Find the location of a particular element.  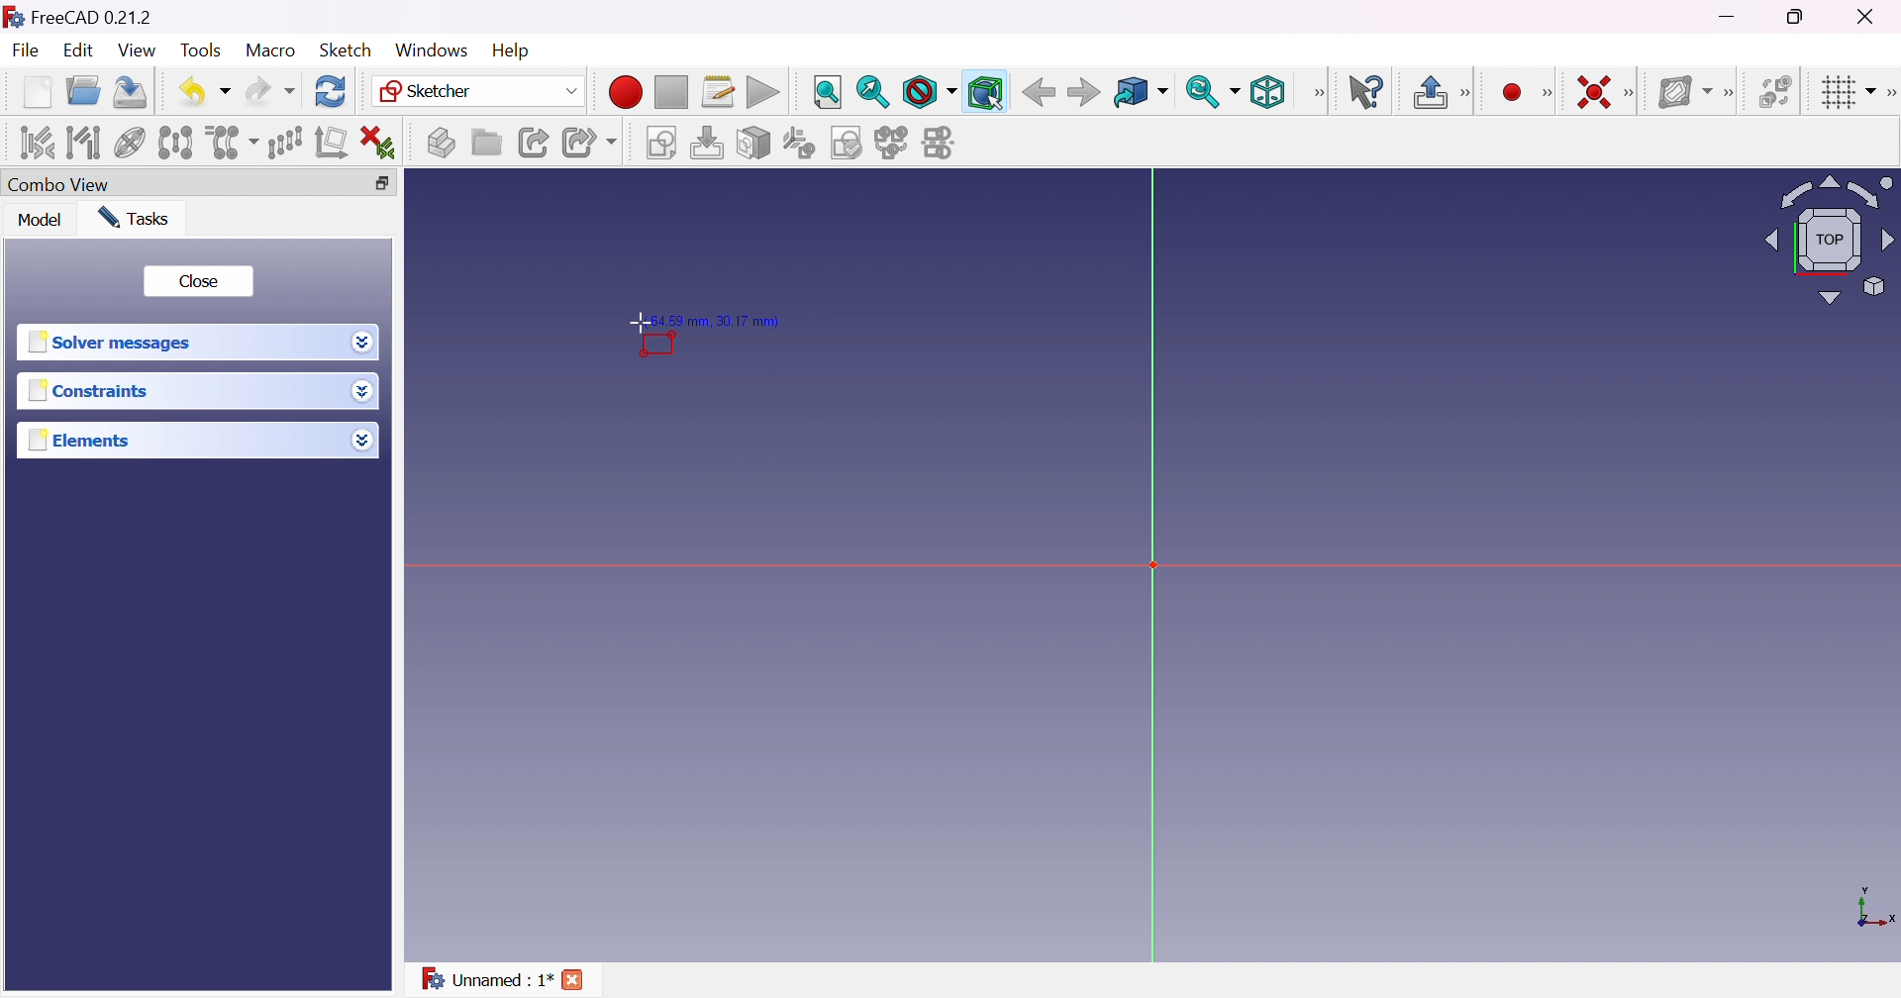

Macro is located at coordinates (270, 52).